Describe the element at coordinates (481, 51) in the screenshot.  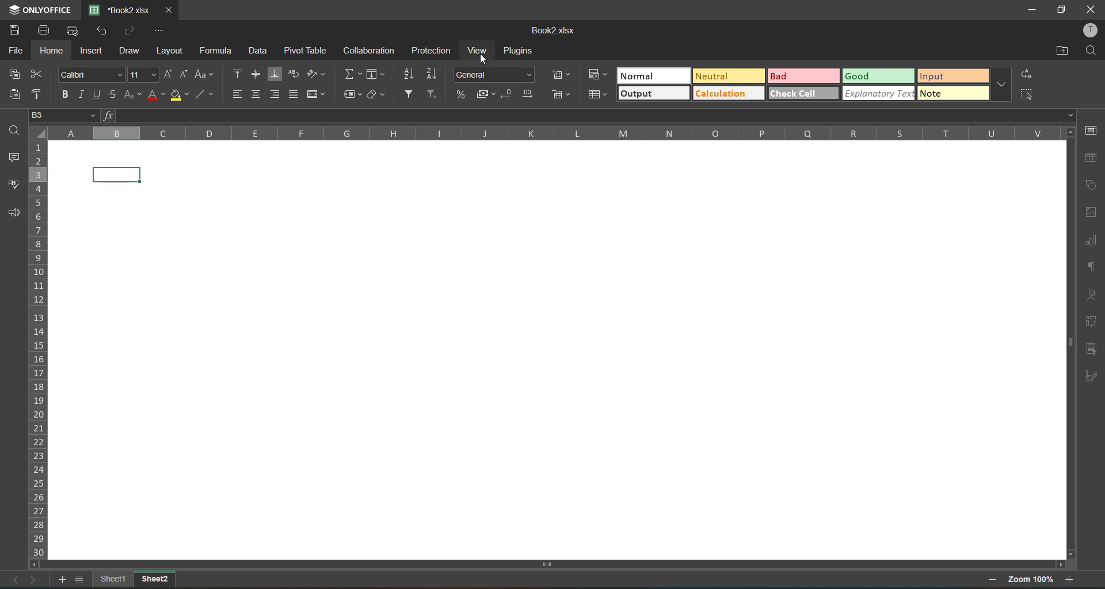
I see `view` at that location.